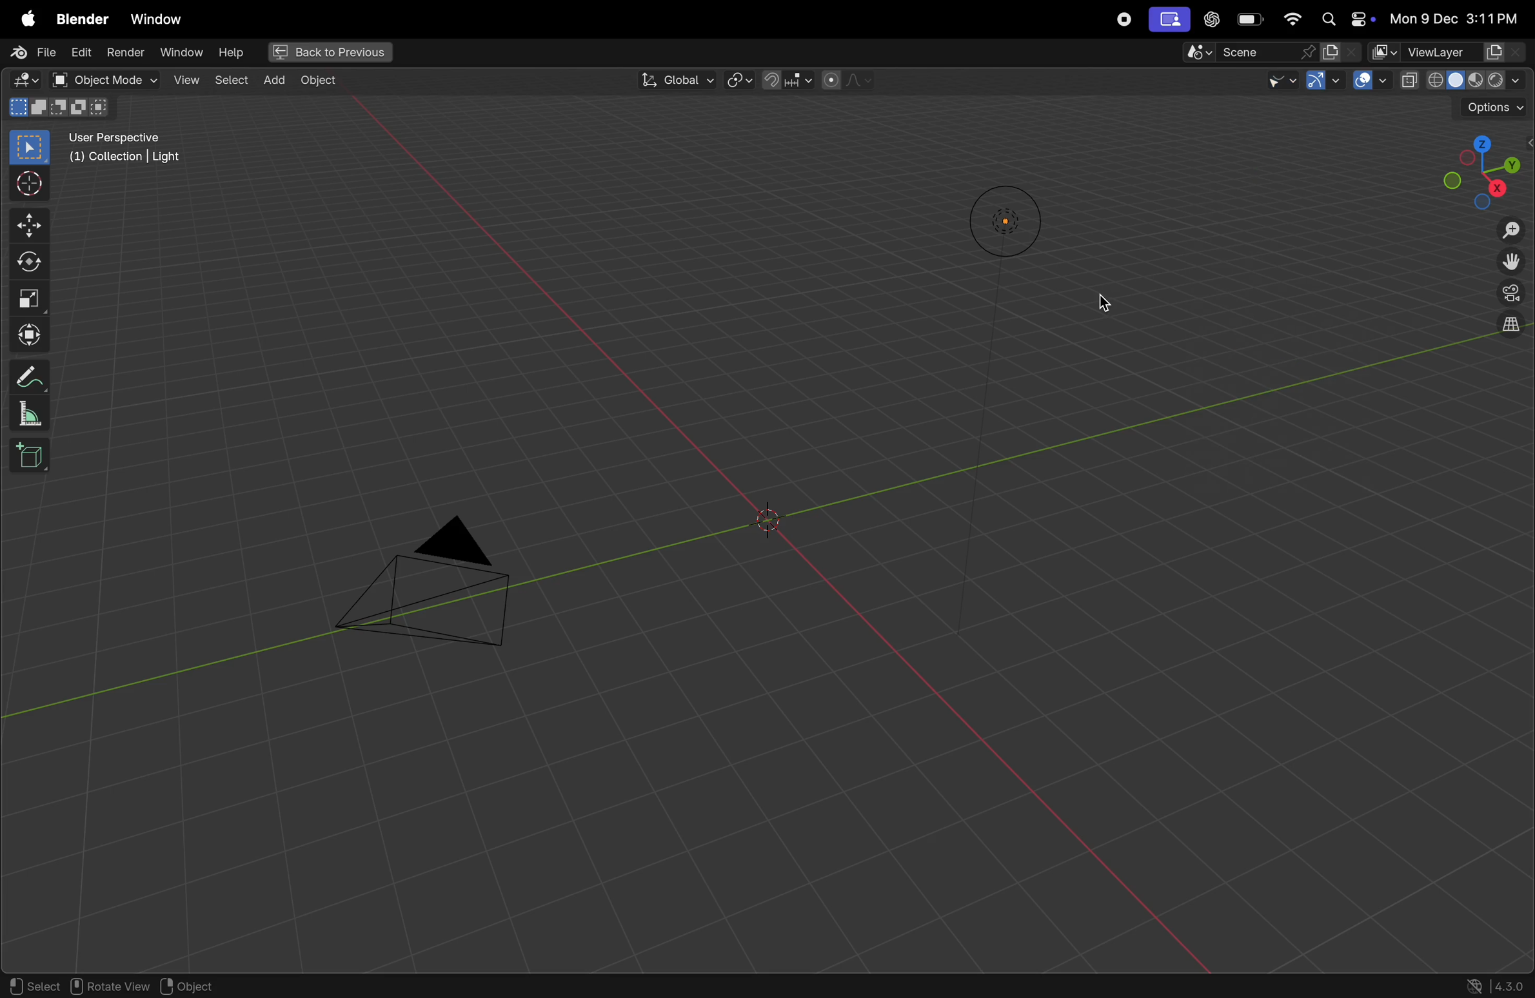 The width and height of the screenshot is (1535, 998). I want to click on hidden layers, so click(1504, 333).